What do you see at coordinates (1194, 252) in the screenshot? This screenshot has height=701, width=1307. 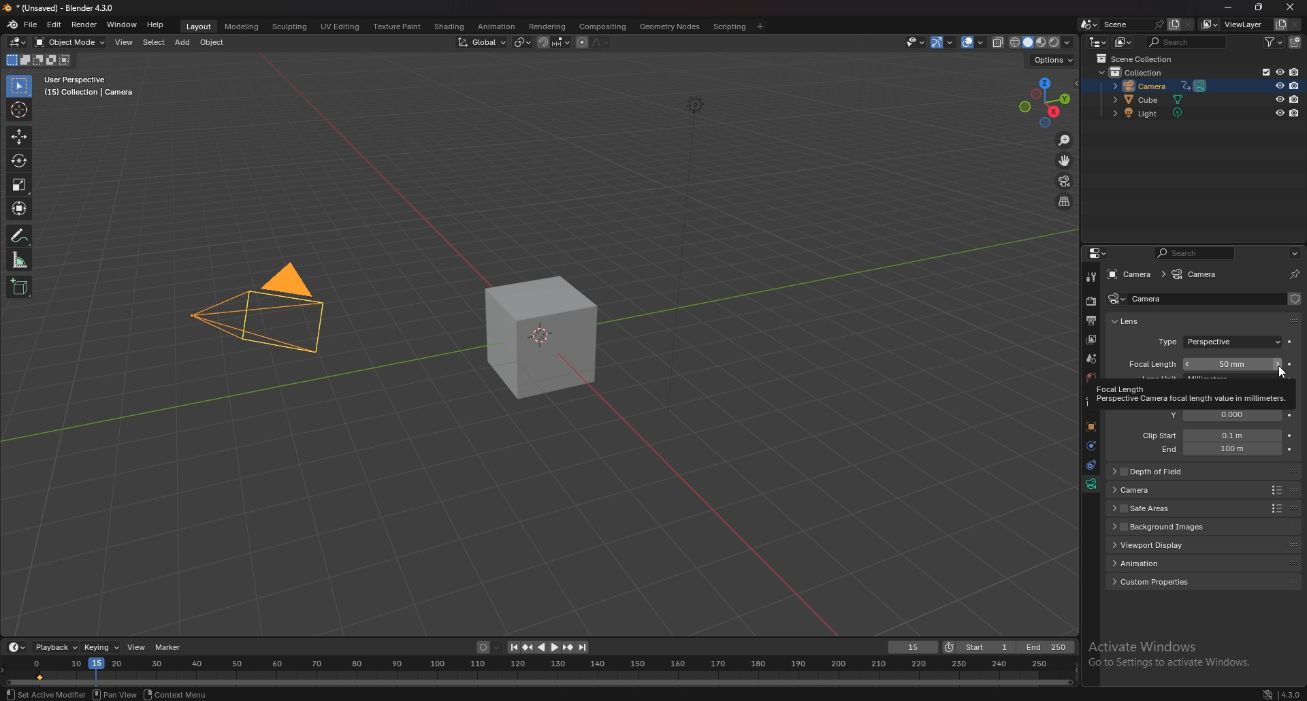 I see `search` at bounding box center [1194, 252].